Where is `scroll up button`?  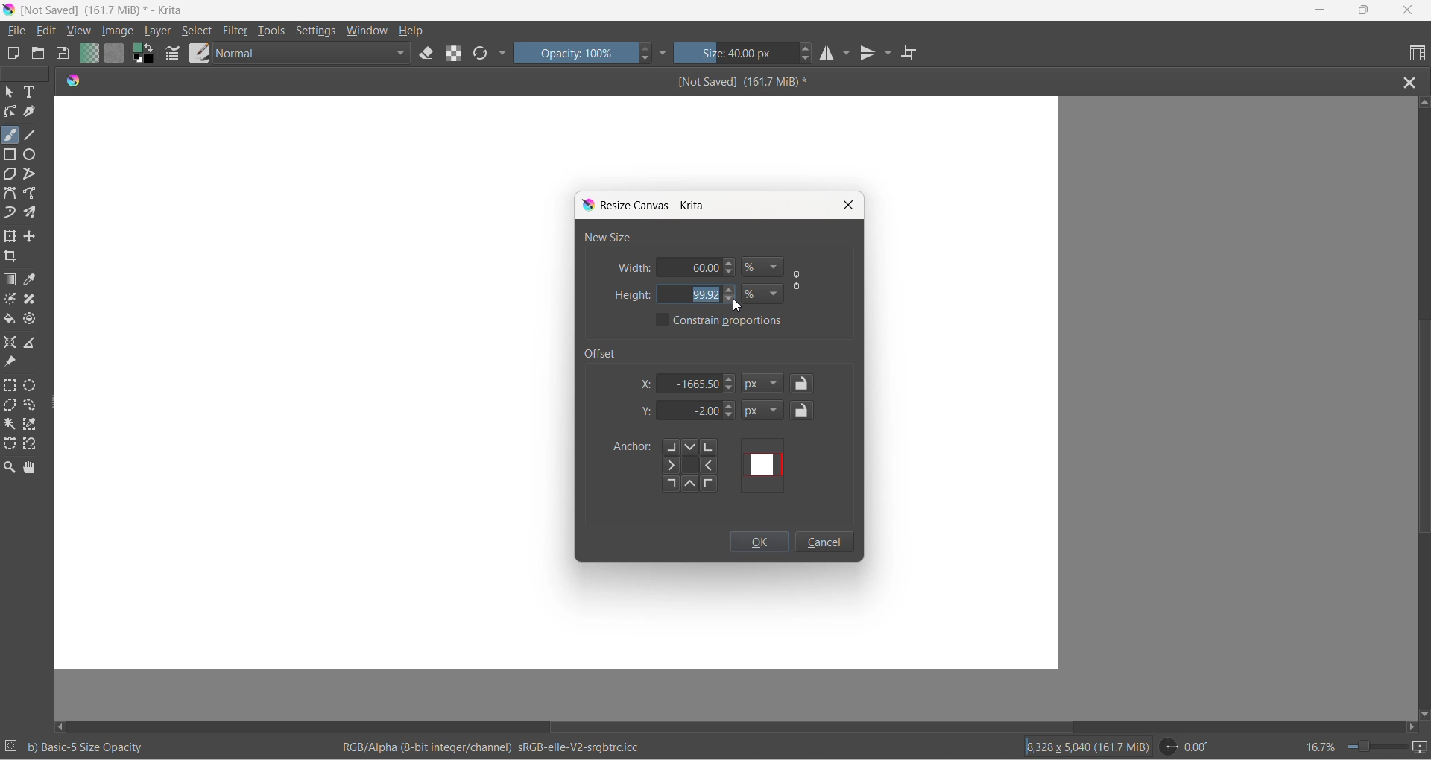
scroll up button is located at coordinates (1423, 101).